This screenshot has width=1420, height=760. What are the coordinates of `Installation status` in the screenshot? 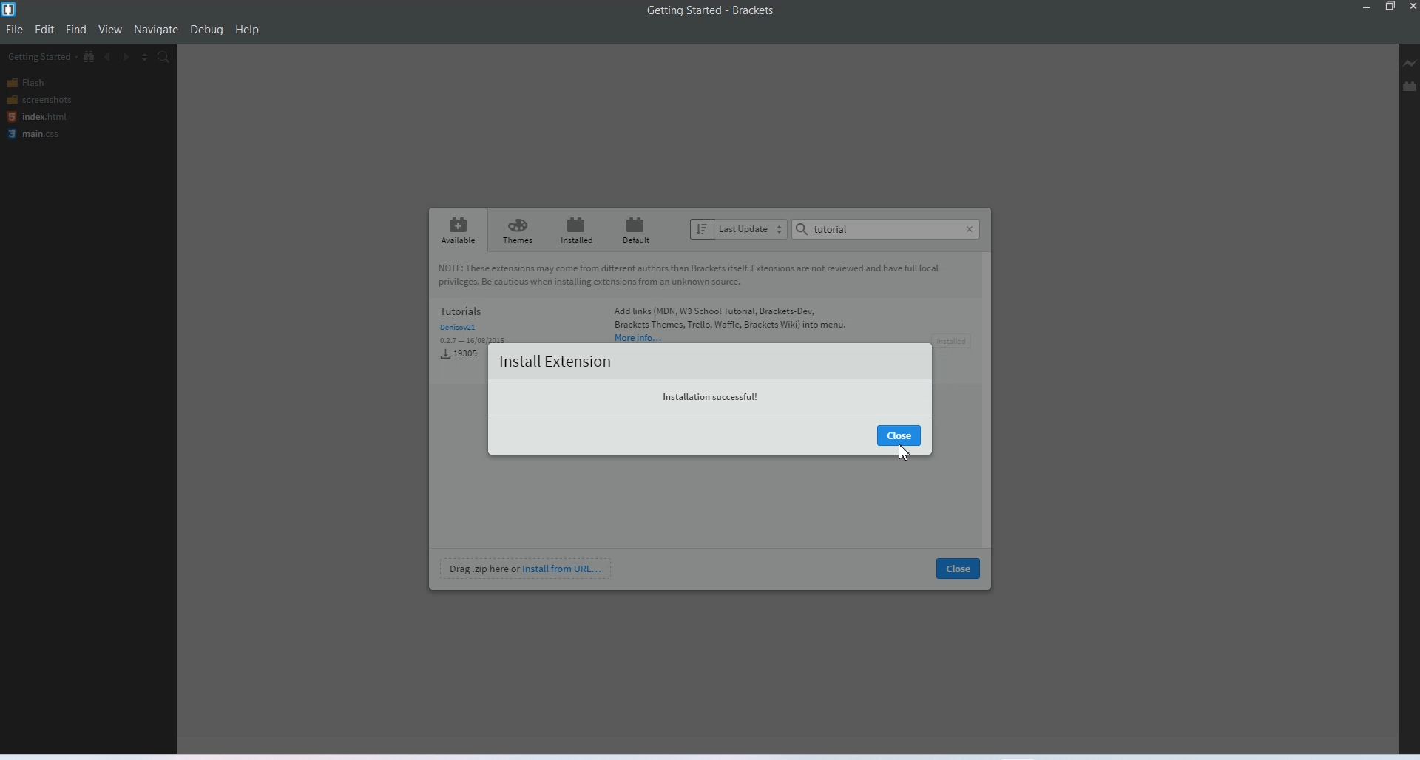 It's located at (712, 396).